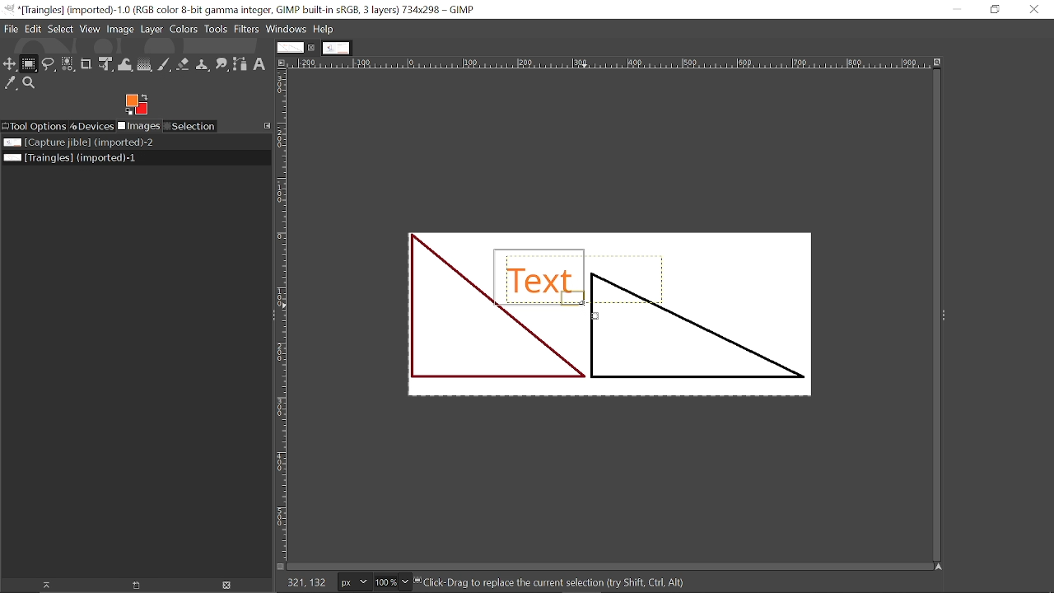 The width and height of the screenshot is (1054, 593). I want to click on Access this image menu, so click(283, 63).